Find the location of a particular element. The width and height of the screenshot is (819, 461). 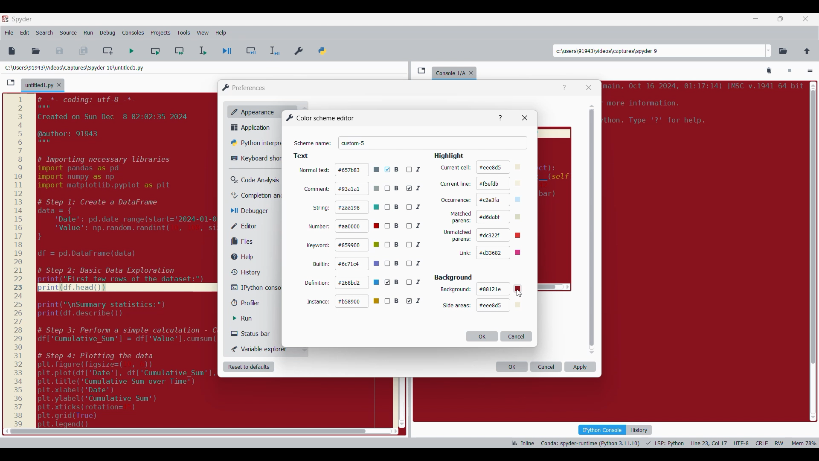

Show in smaller tab is located at coordinates (780, 19).